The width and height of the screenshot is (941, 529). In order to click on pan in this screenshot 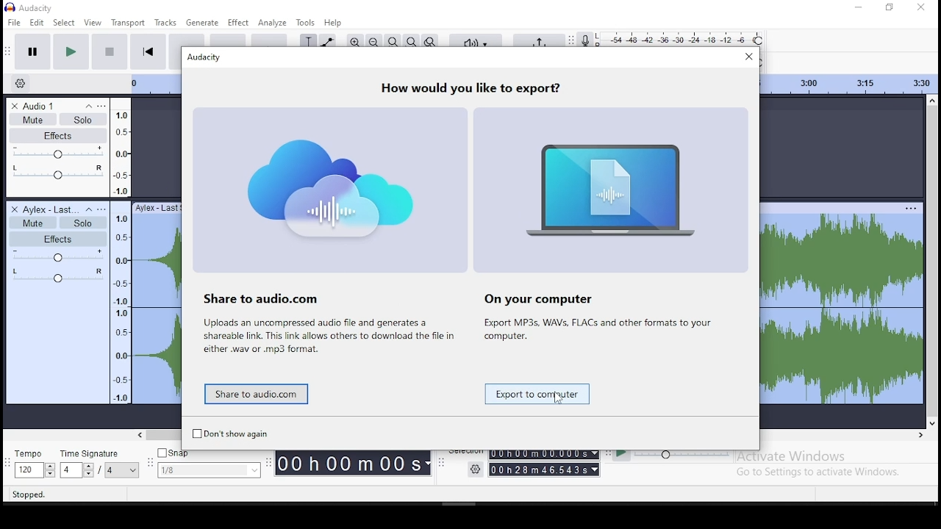, I will do `click(57, 174)`.